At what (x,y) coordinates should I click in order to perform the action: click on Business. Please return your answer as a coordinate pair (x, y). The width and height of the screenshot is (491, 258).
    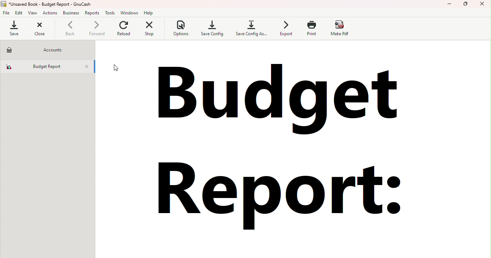
    Looking at the image, I should click on (71, 13).